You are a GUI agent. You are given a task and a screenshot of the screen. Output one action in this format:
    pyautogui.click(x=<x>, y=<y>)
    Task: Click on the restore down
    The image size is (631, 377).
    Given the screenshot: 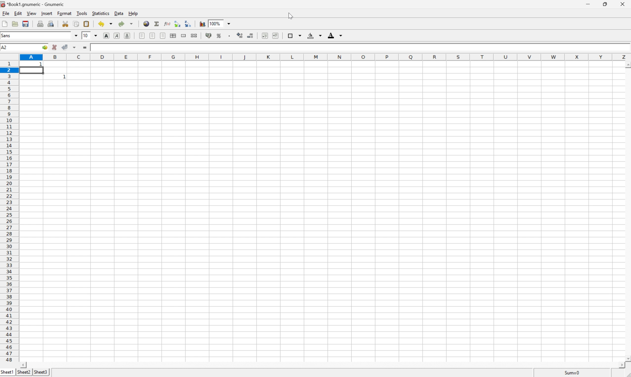 What is the action you would take?
    pyautogui.click(x=605, y=4)
    